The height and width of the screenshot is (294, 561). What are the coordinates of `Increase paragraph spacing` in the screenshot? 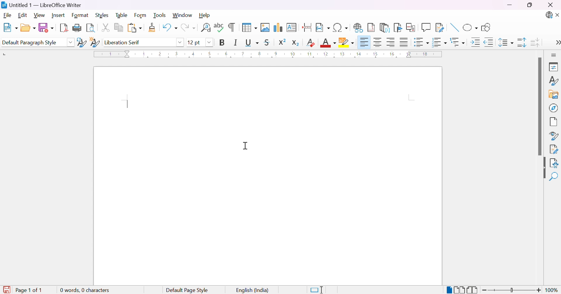 It's located at (522, 42).